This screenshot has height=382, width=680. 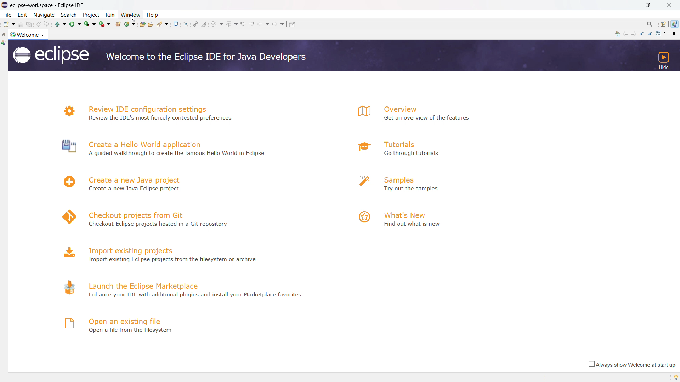 What do you see at coordinates (625, 34) in the screenshot?
I see `navigate to previous topic` at bounding box center [625, 34].